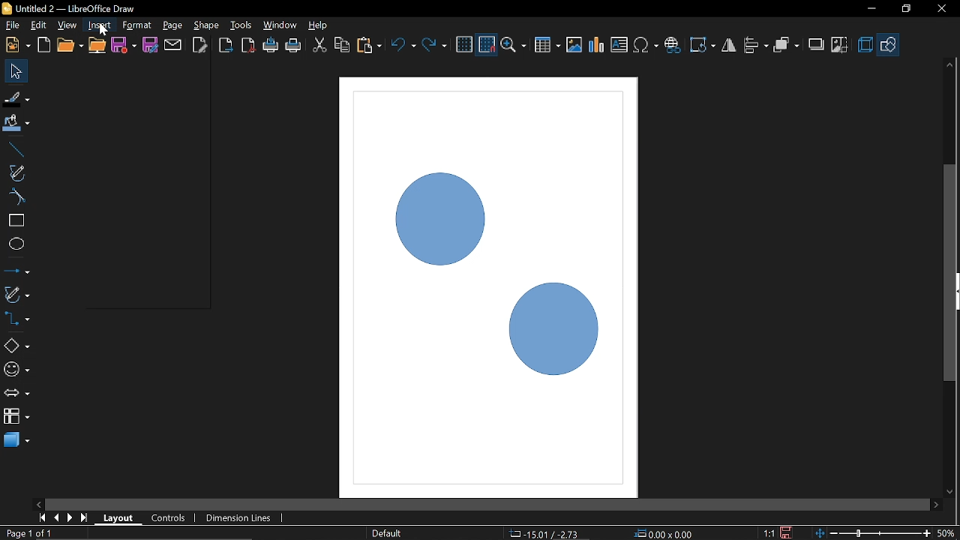 The height and width of the screenshot is (540, 960). I want to click on Toggle edit mode, so click(201, 44).